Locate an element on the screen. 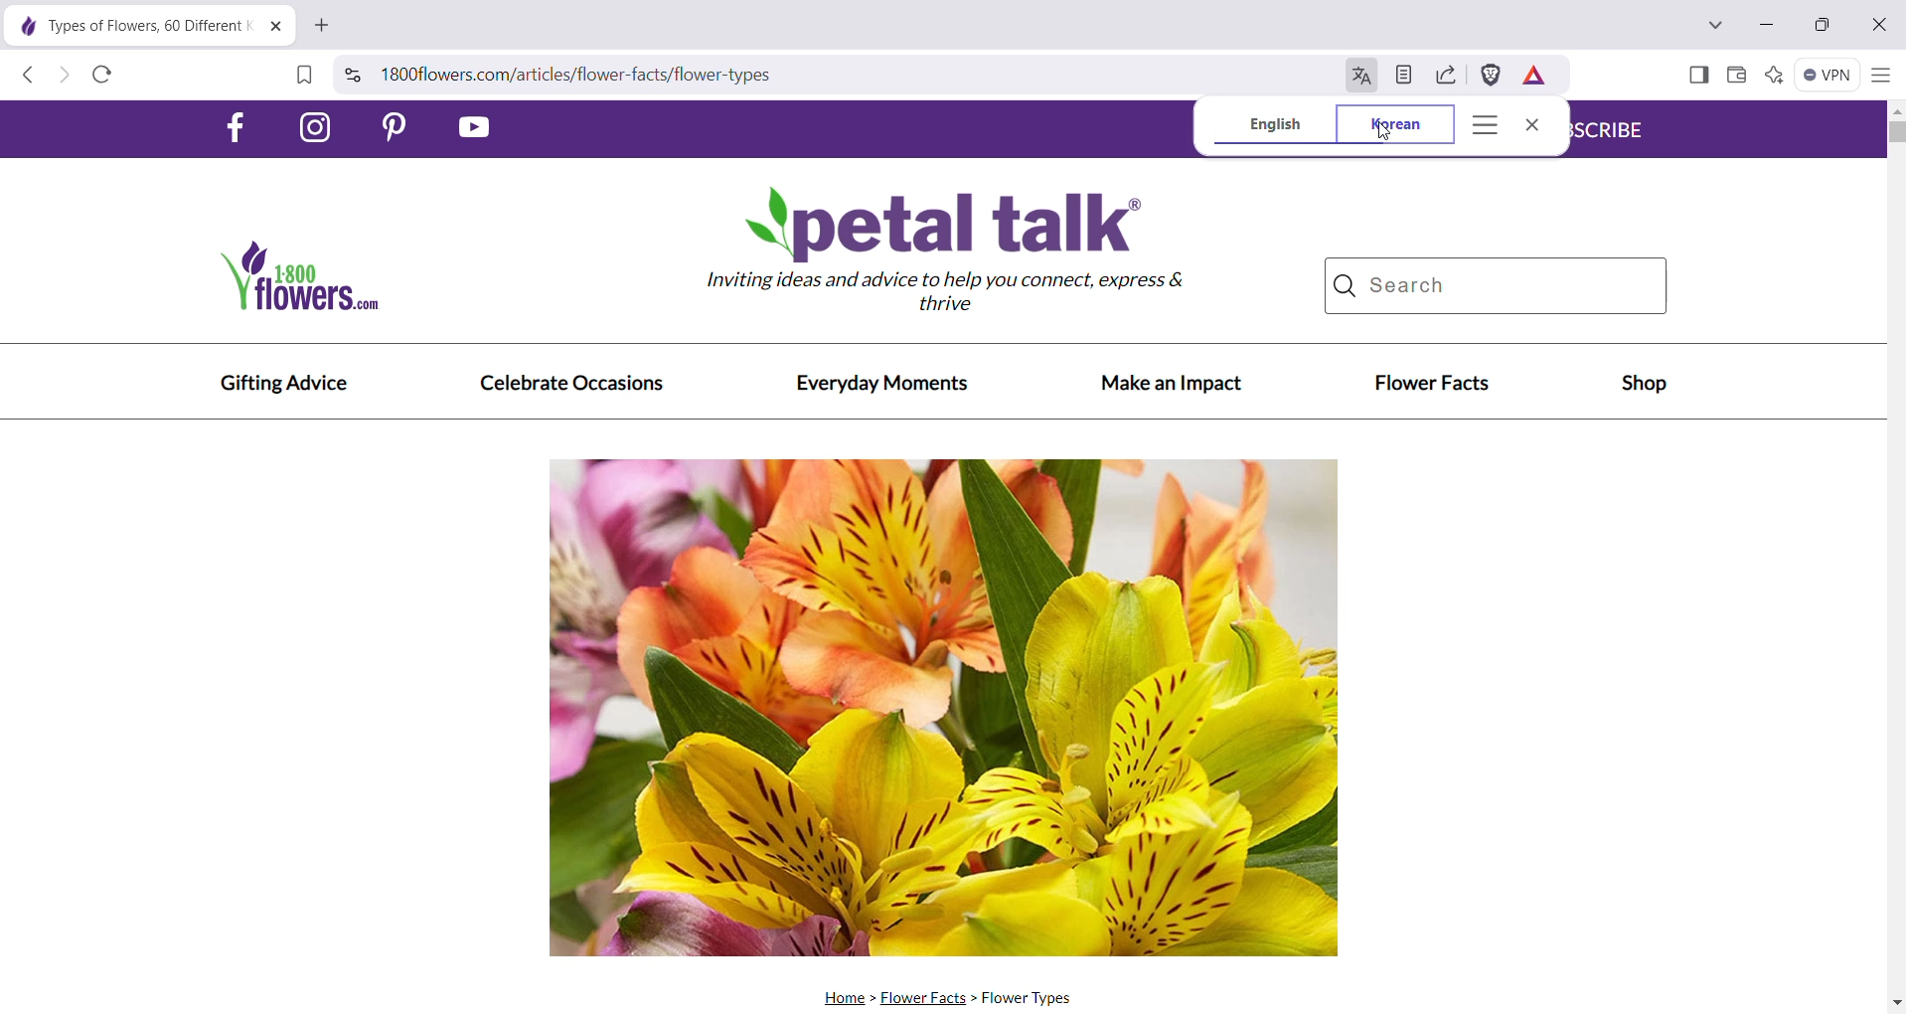 Image resolution: width=1906 pixels, height=1014 pixels. Translate this page is located at coordinates (1356, 78).